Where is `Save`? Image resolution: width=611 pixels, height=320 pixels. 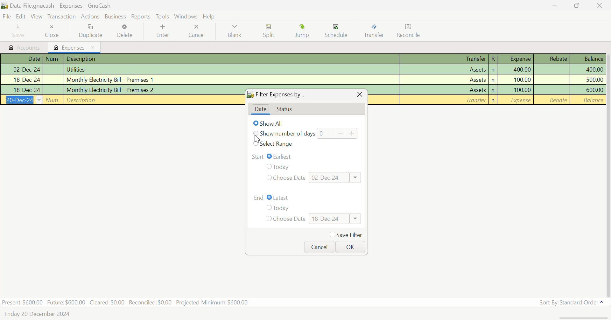 Save is located at coordinates (19, 31).